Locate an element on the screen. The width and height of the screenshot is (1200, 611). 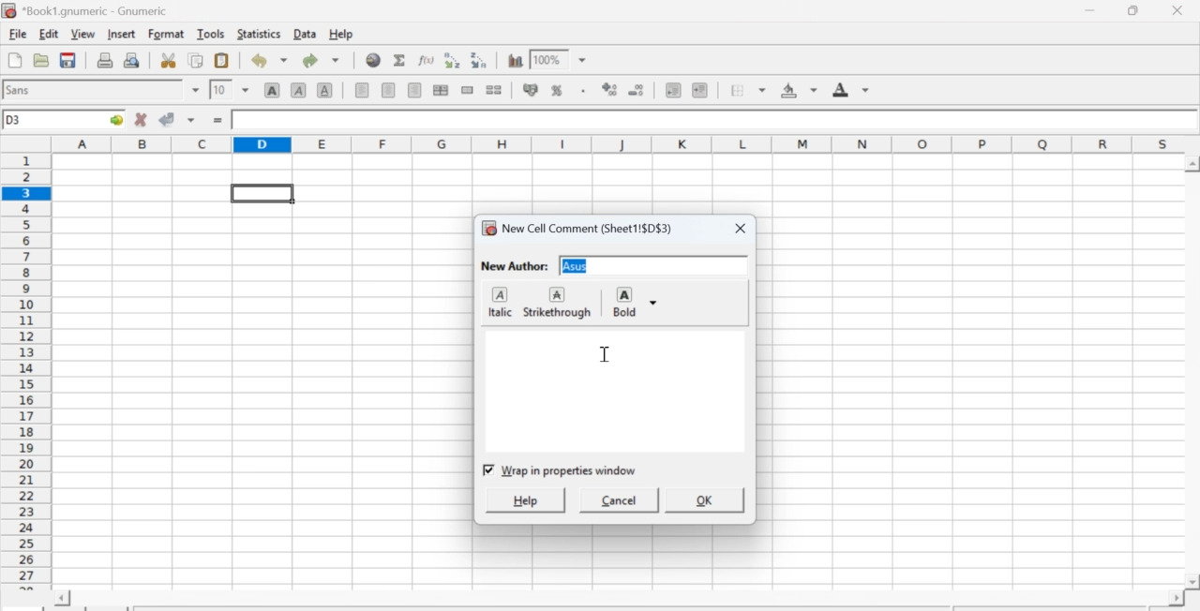
numbering column is located at coordinates (28, 371).